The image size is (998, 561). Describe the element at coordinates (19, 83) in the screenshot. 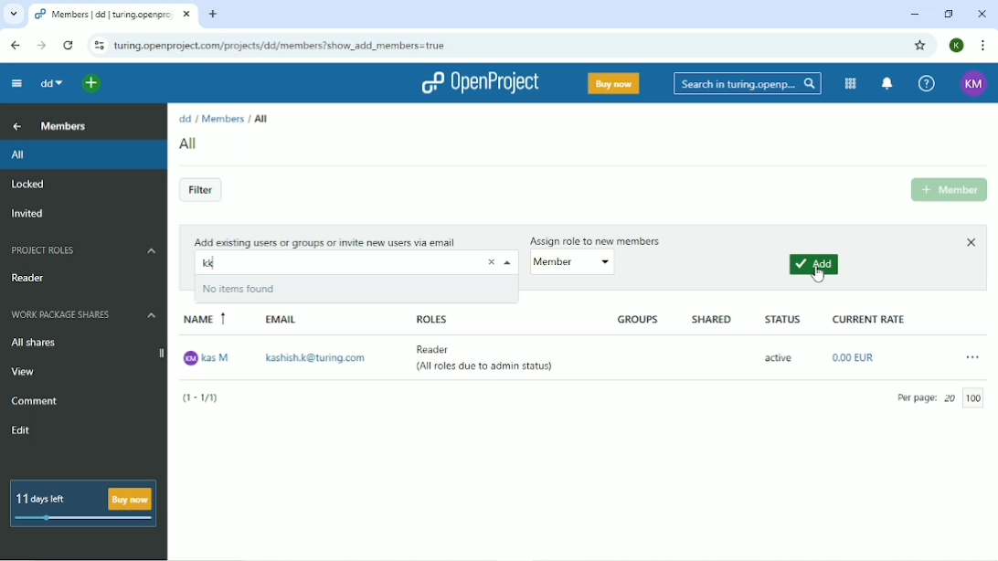

I see `Collapse project menu` at that location.